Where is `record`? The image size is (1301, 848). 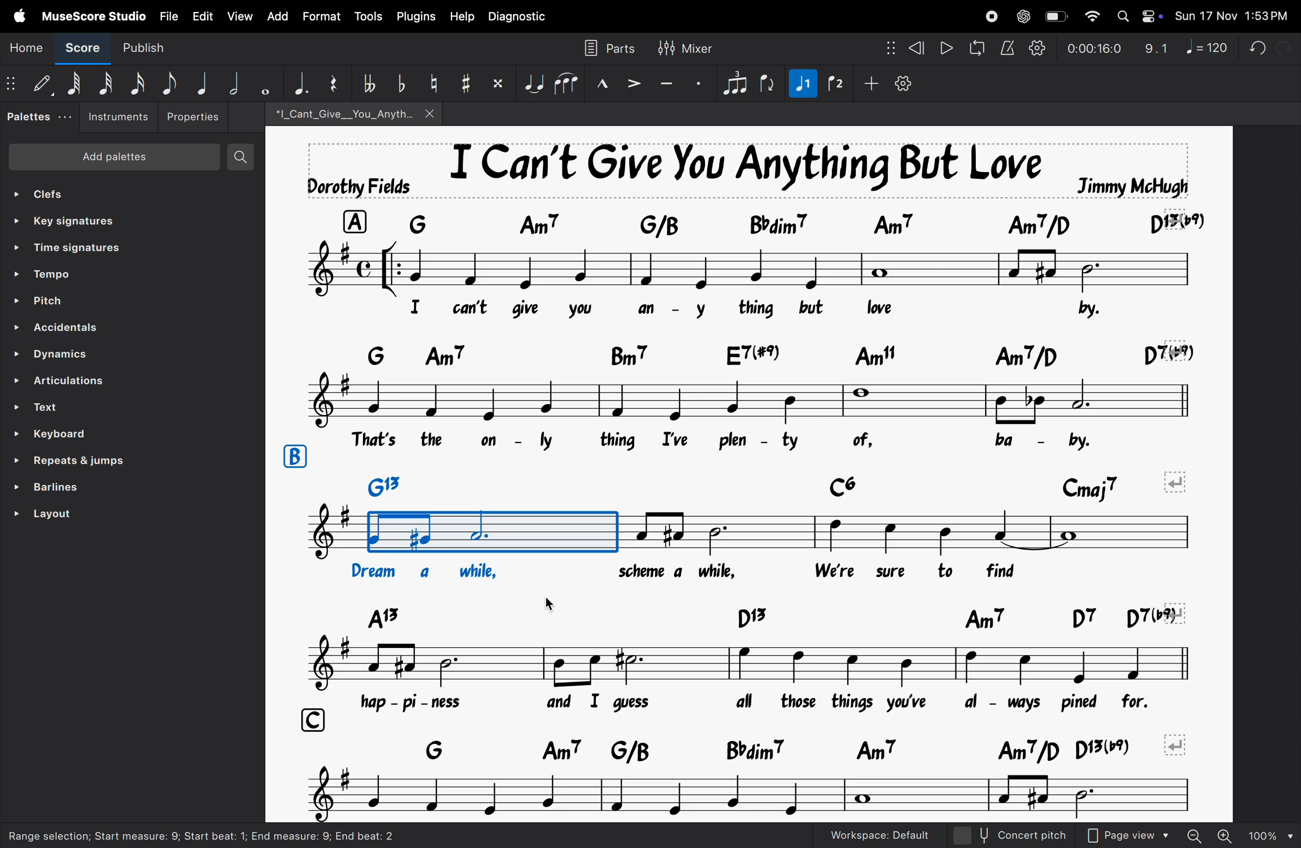 record is located at coordinates (987, 17).